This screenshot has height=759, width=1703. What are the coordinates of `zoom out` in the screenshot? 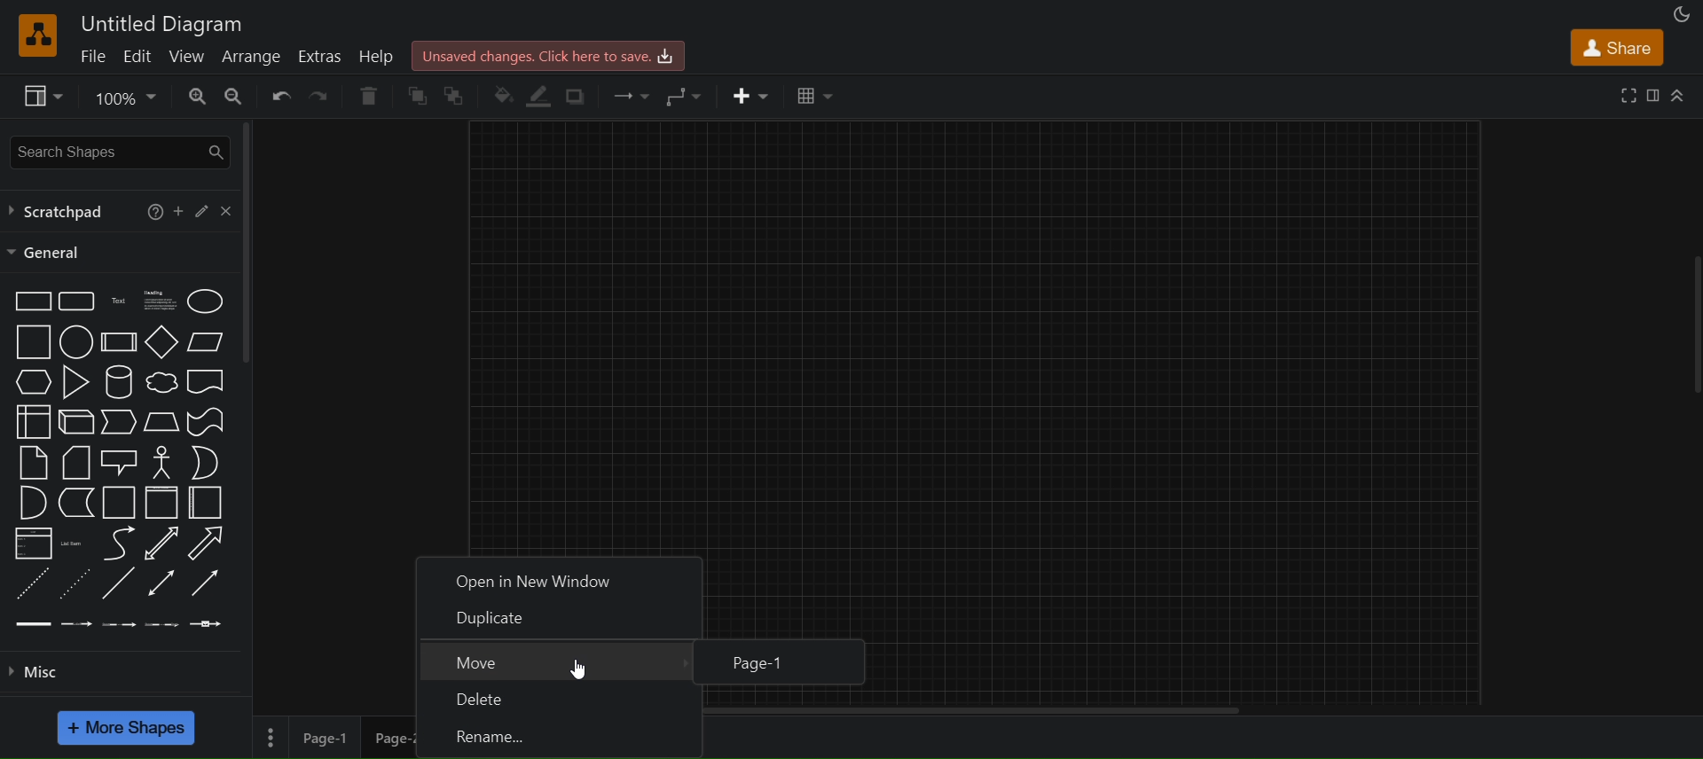 It's located at (236, 96).